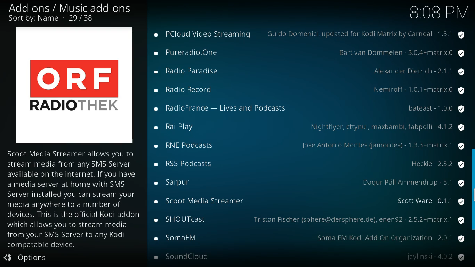  Describe the element at coordinates (387, 127) in the screenshot. I see `provider` at that location.